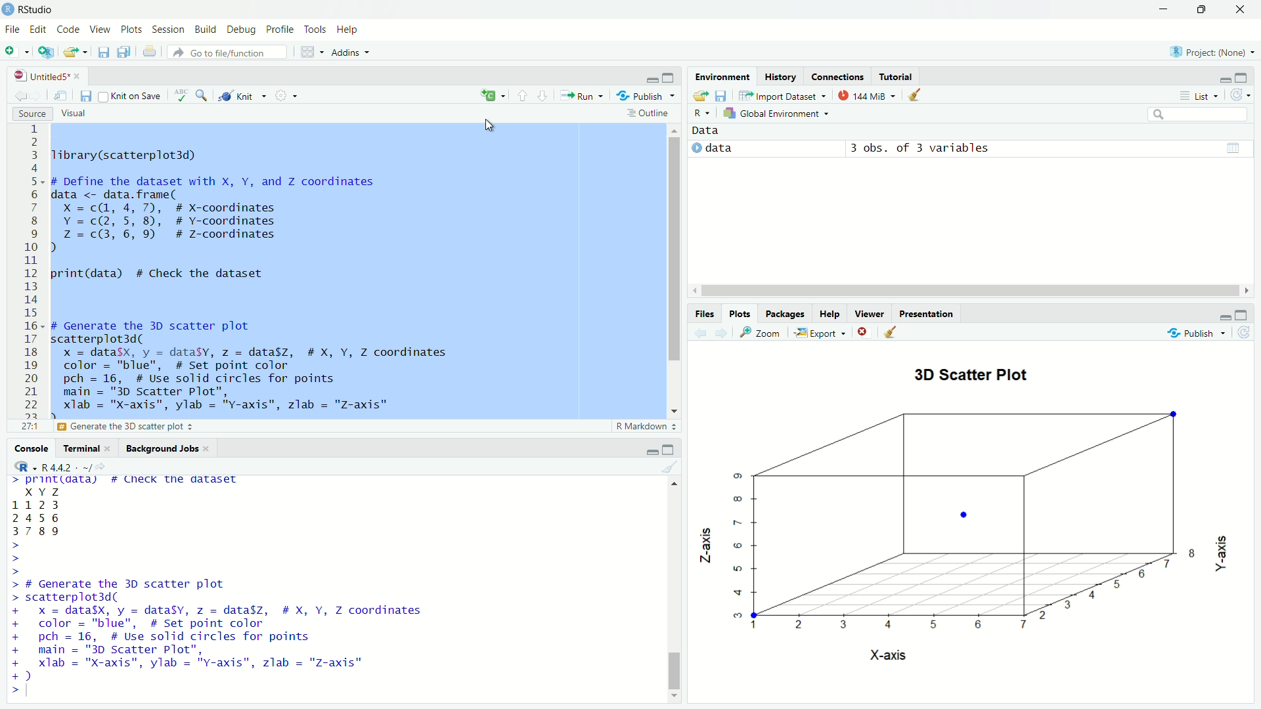 This screenshot has height=709, width=1261. What do you see at coordinates (1247, 334) in the screenshot?
I see `refresh` at bounding box center [1247, 334].